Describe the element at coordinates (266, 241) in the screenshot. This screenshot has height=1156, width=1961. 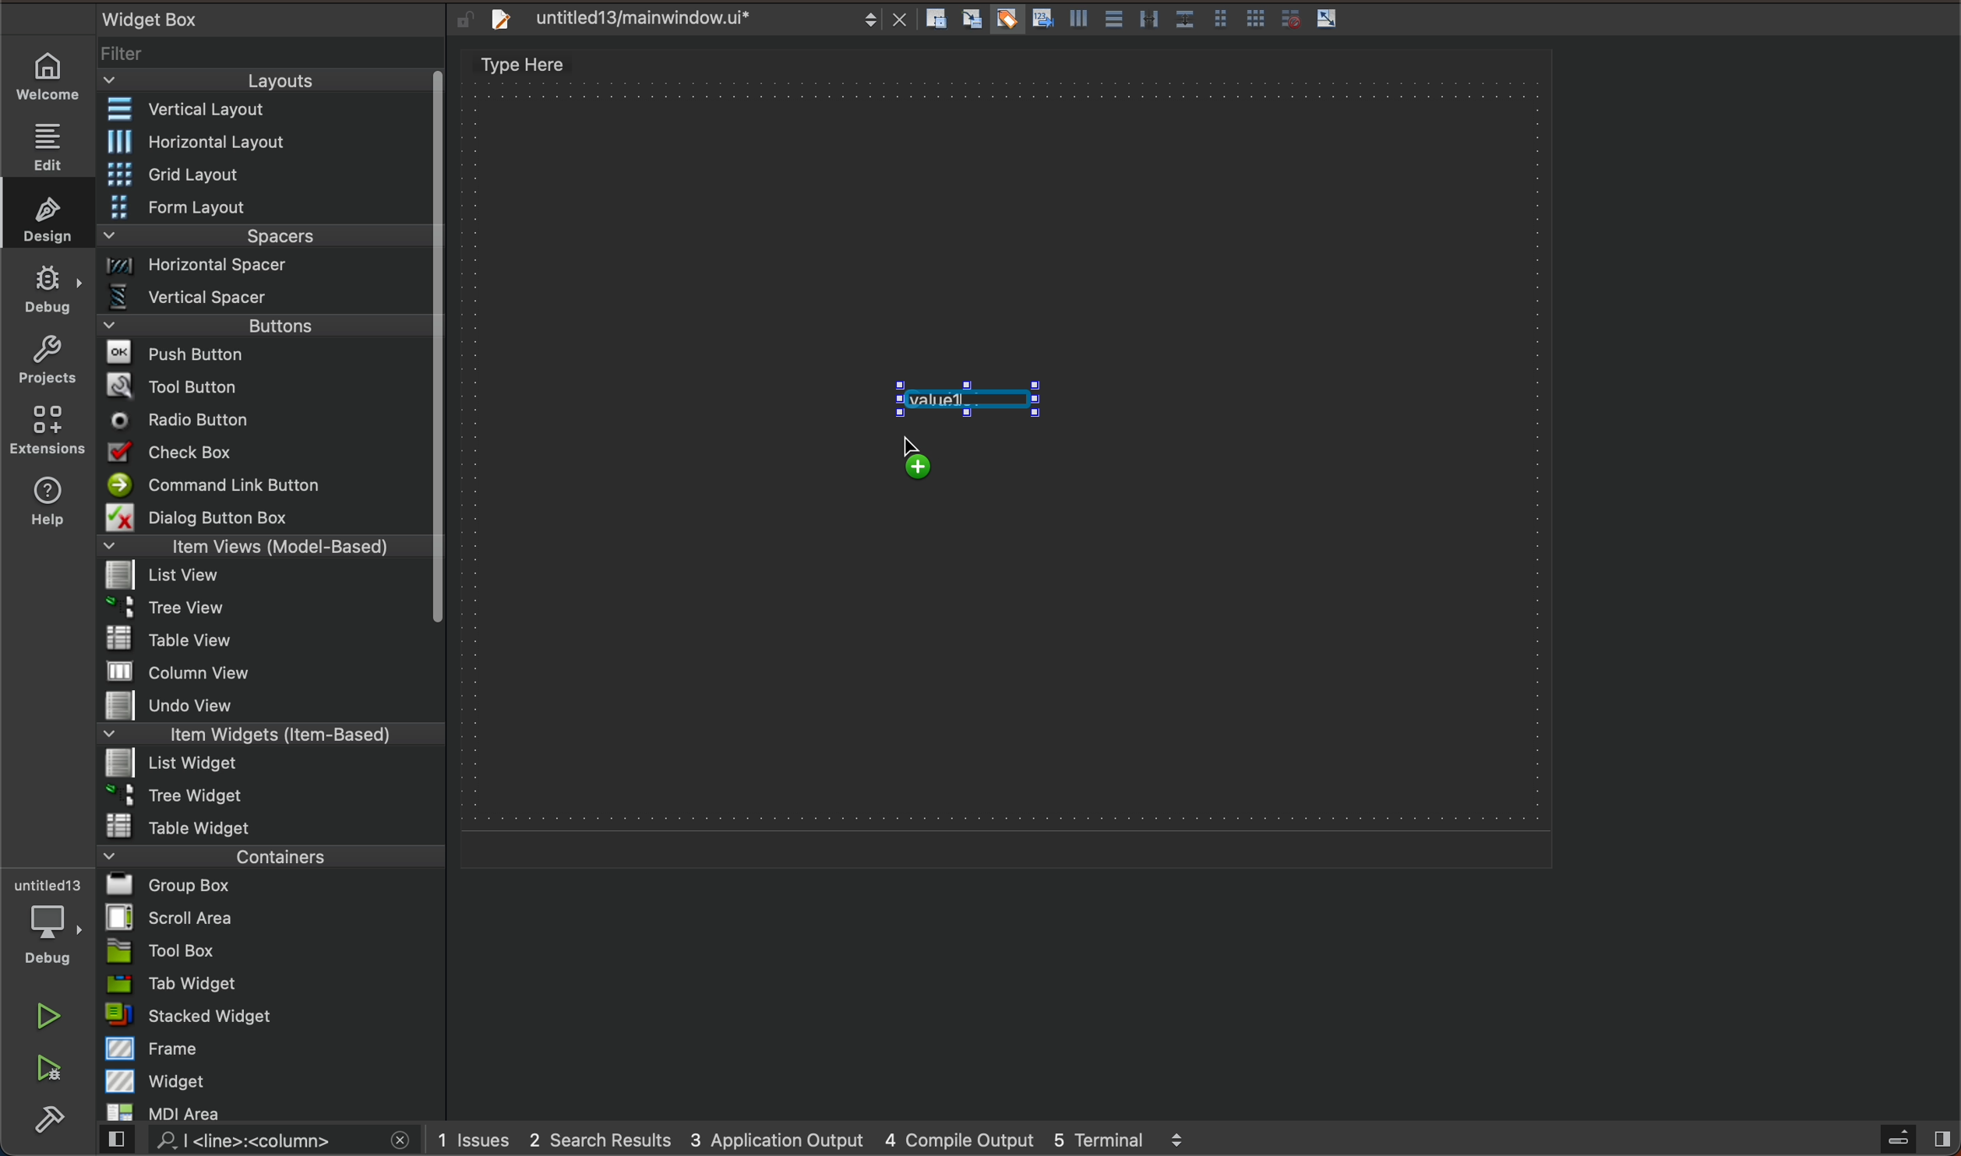
I see `spacers` at that location.